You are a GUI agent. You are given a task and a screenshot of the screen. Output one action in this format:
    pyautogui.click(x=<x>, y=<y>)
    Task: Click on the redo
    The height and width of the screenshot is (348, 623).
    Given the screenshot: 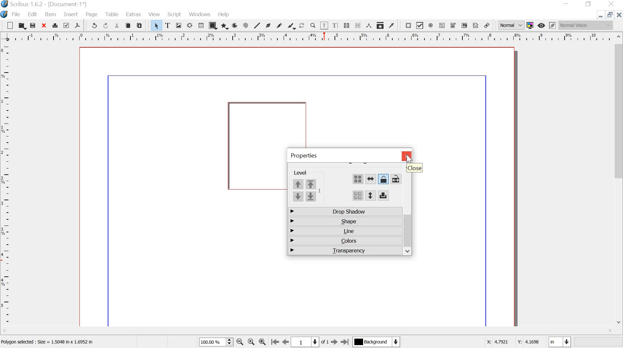 What is the action you would take?
    pyautogui.click(x=105, y=26)
    